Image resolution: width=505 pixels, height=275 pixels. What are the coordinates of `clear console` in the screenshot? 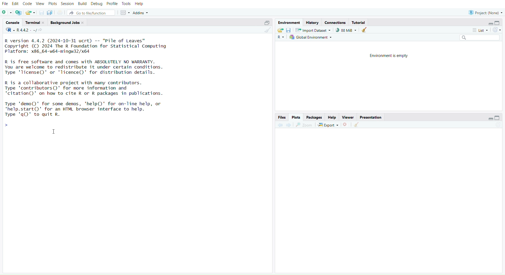 It's located at (267, 30).